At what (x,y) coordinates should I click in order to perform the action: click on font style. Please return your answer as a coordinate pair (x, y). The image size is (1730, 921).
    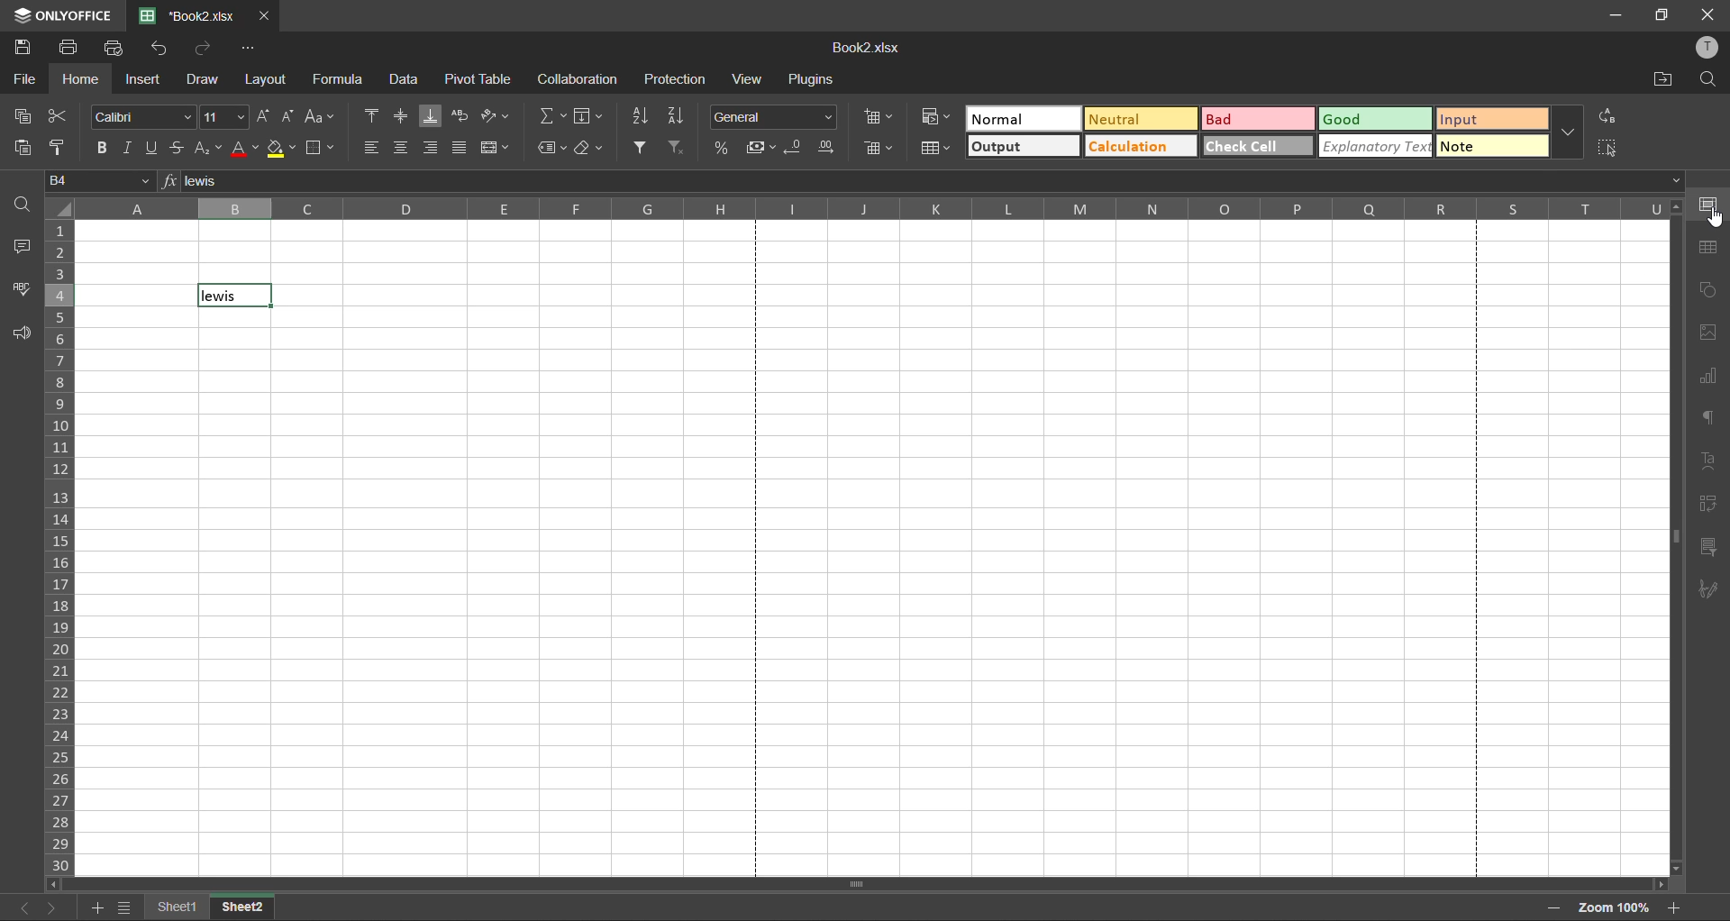
    Looking at the image, I should click on (141, 119).